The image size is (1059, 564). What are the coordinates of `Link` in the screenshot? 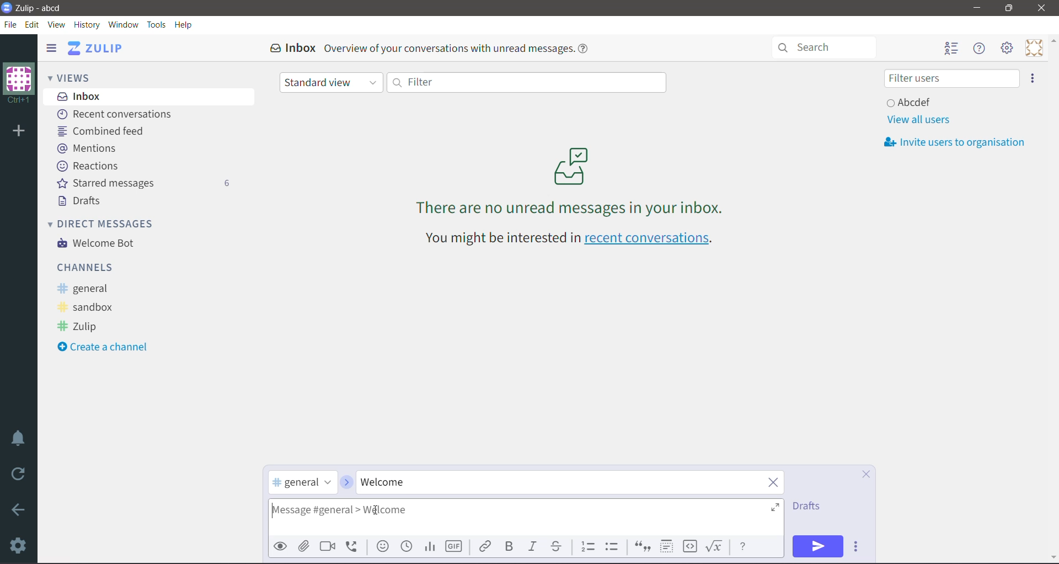 It's located at (485, 545).